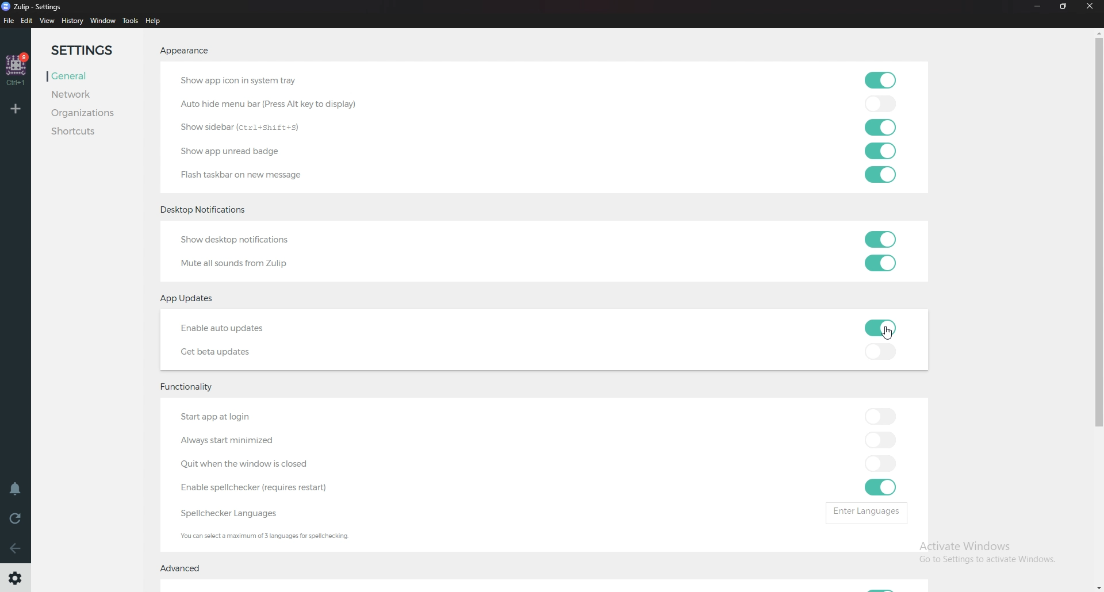 The image size is (1104, 592). What do you see at coordinates (190, 389) in the screenshot?
I see `Functionality` at bounding box center [190, 389].